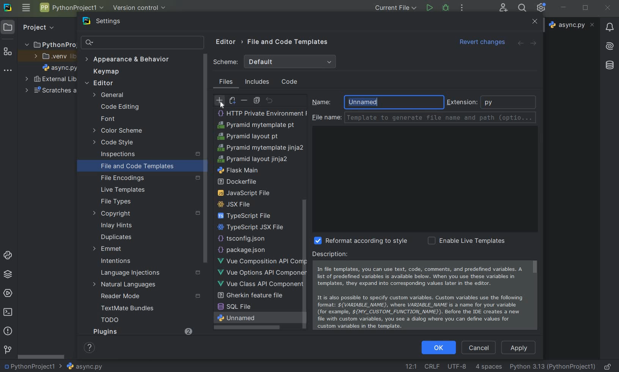 This screenshot has height=372, width=619. Describe the element at coordinates (291, 82) in the screenshot. I see `code` at that location.